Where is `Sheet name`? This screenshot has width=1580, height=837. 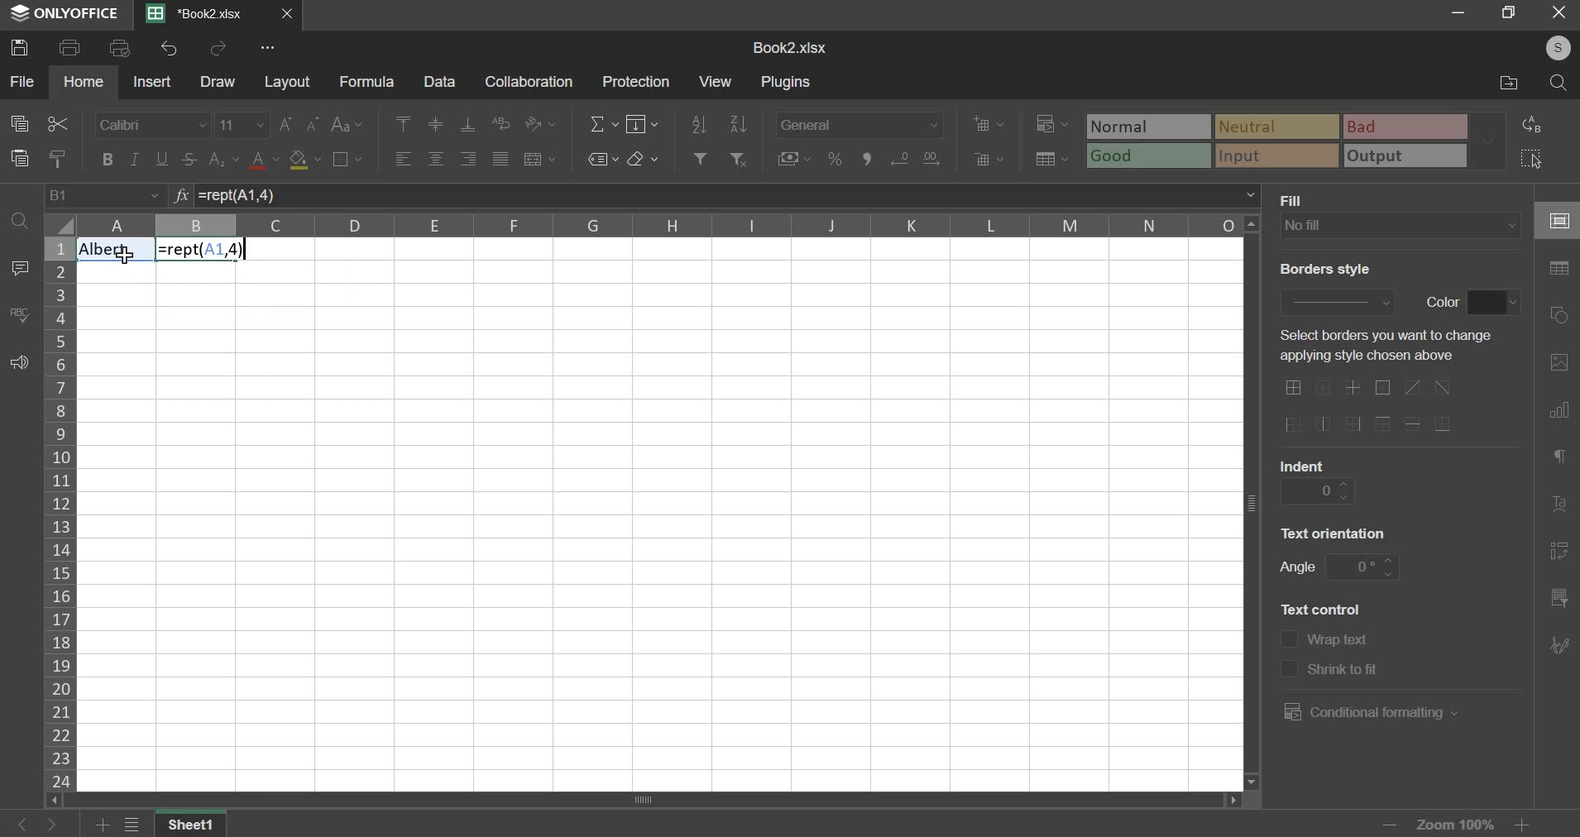
Sheet name is located at coordinates (193, 824).